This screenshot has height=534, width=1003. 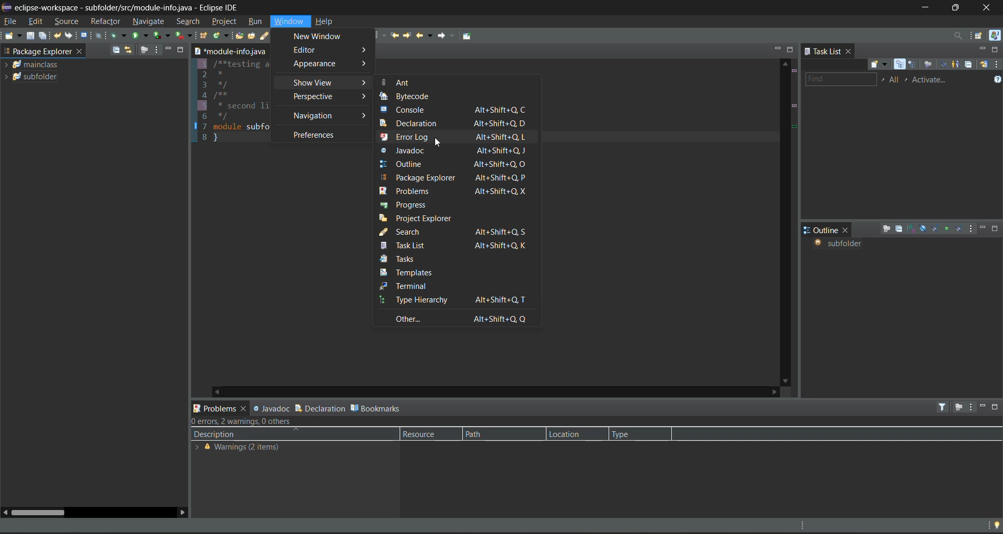 What do you see at coordinates (491, 434) in the screenshot?
I see `path` at bounding box center [491, 434].